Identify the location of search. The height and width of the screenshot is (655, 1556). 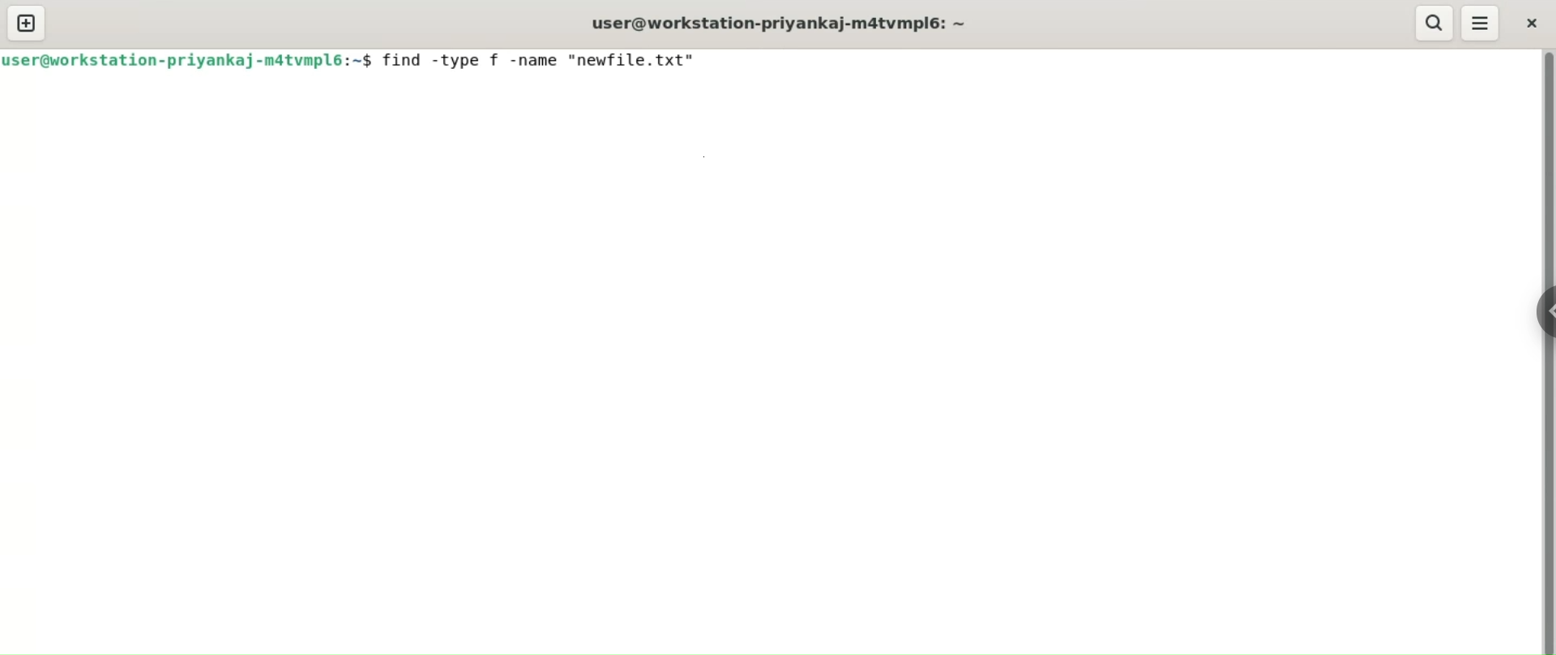
(1433, 23).